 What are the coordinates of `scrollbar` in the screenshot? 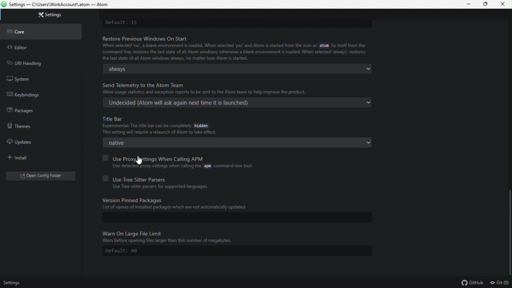 It's located at (510, 233).